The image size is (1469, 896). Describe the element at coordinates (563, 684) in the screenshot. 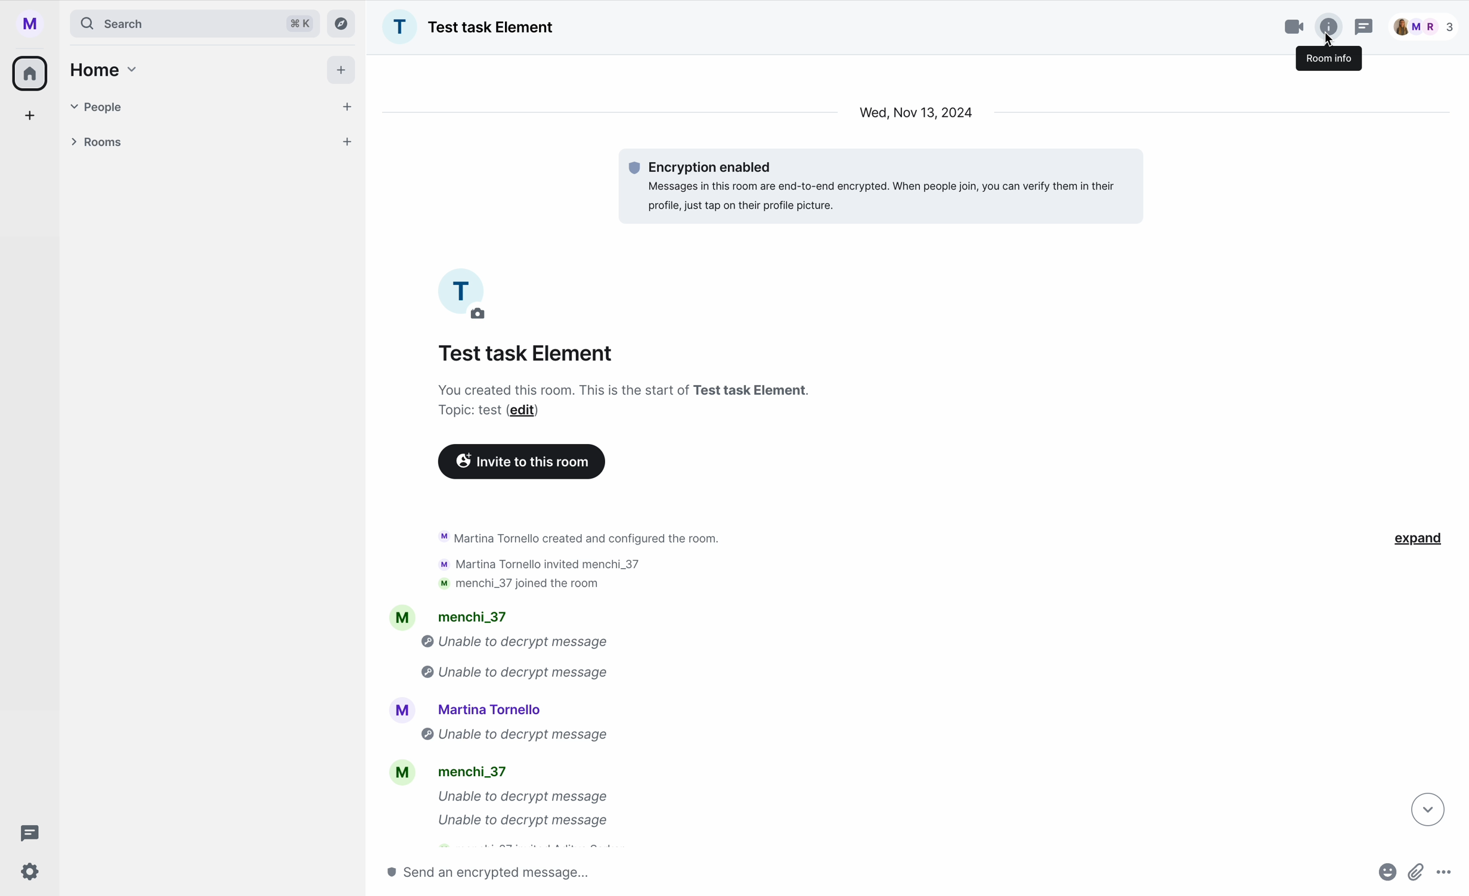

I see `activity chat` at that location.